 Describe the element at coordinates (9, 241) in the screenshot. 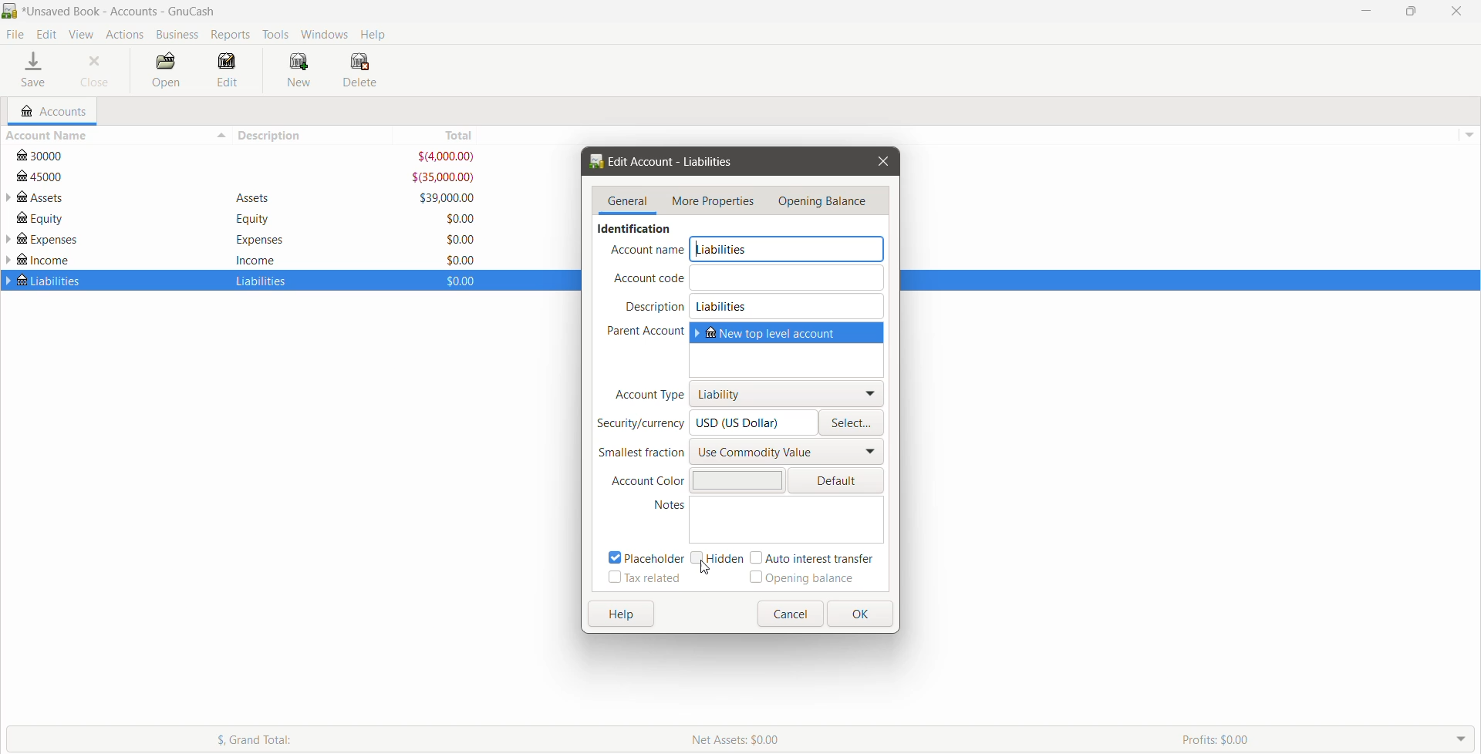

I see `expand subaccounts` at that location.